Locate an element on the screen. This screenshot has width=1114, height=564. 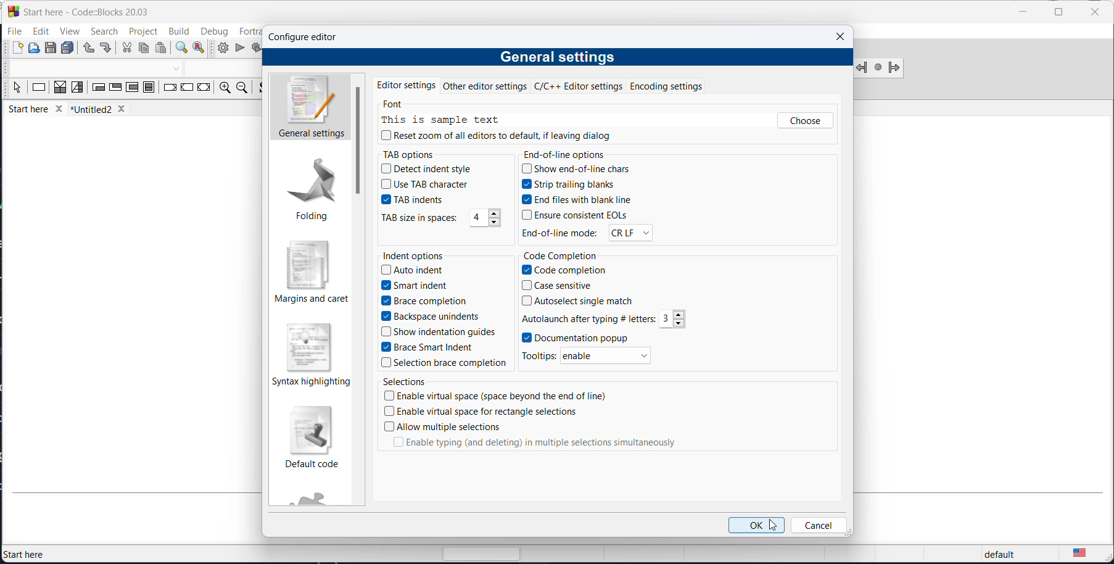
code completion is located at coordinates (563, 255).